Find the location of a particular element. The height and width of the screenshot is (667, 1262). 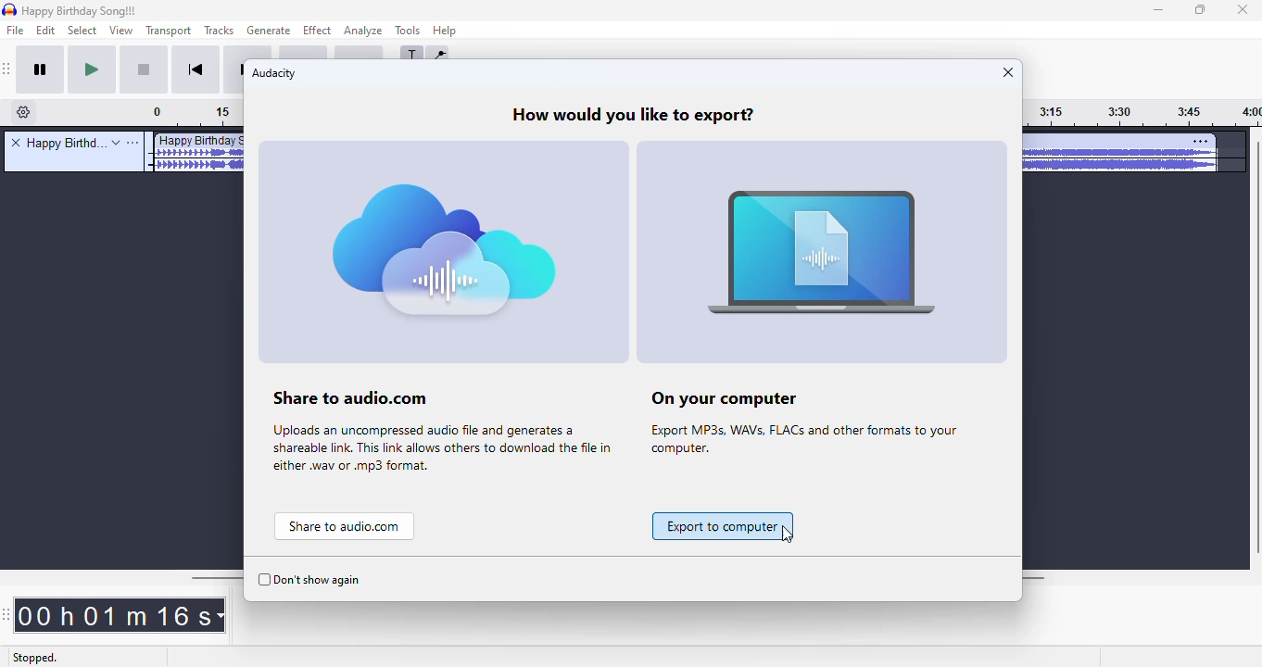

play is located at coordinates (93, 70).